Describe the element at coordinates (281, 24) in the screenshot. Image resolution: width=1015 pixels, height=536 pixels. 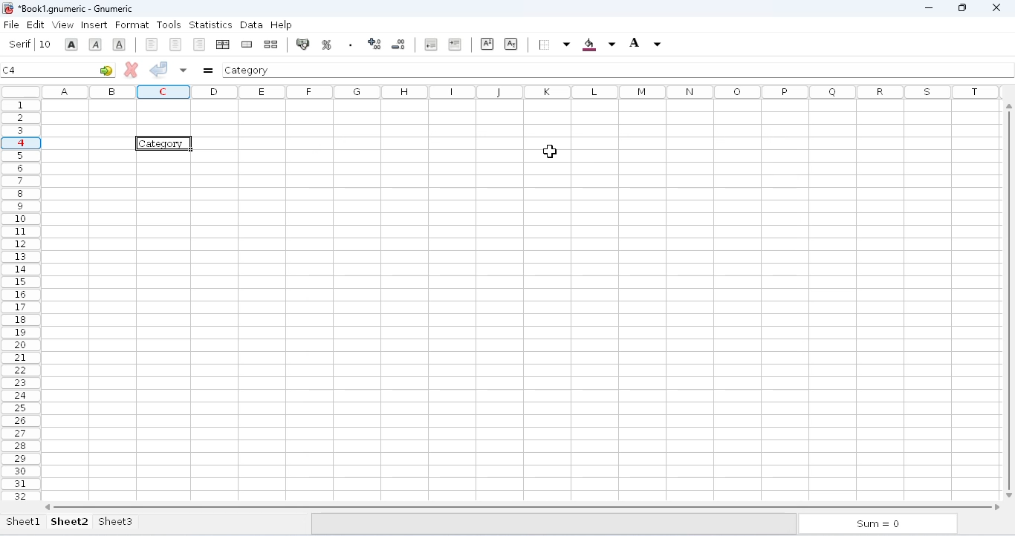
I see `help` at that location.